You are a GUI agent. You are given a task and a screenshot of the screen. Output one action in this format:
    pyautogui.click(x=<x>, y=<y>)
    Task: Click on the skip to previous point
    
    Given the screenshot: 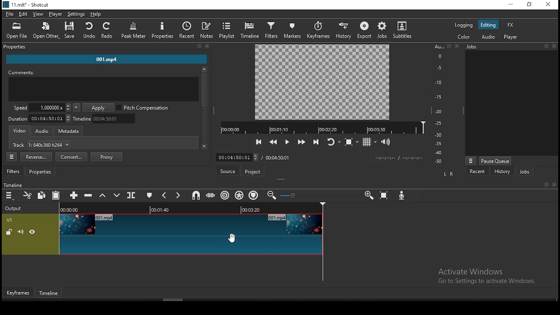 What is the action you would take?
    pyautogui.click(x=258, y=141)
    